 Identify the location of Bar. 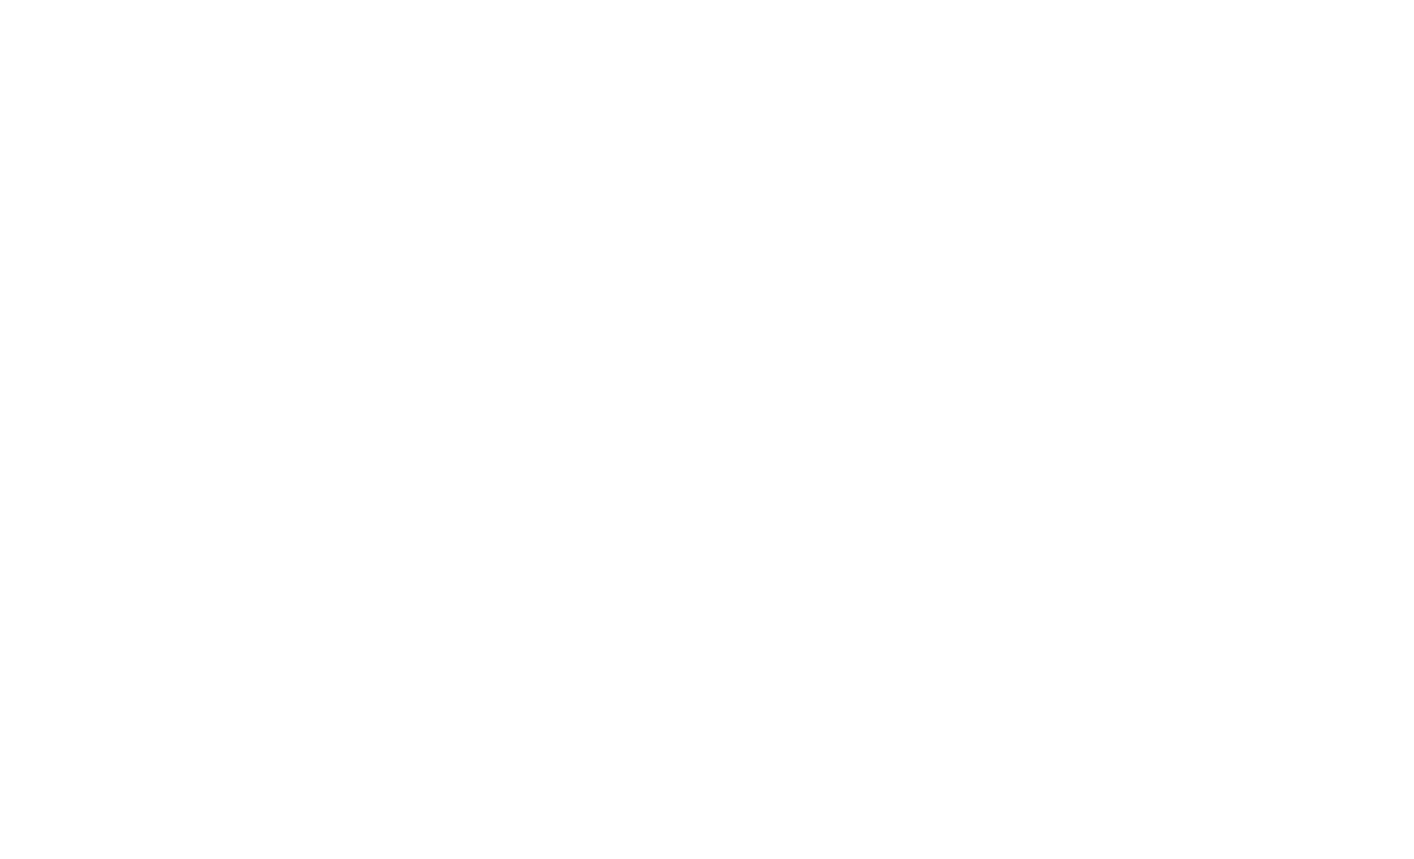
(1024, 844).